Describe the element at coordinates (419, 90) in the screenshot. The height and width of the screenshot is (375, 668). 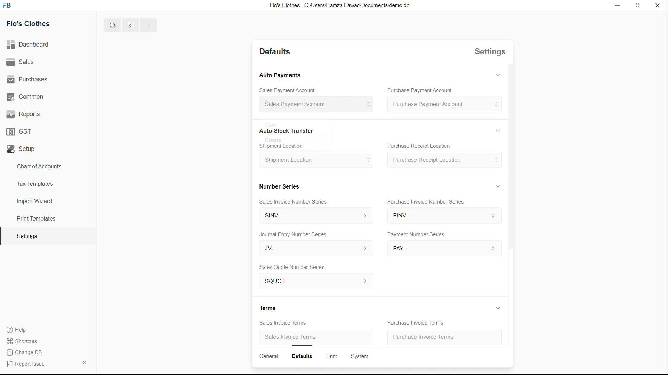
I see `Purchase Payment Account` at that location.